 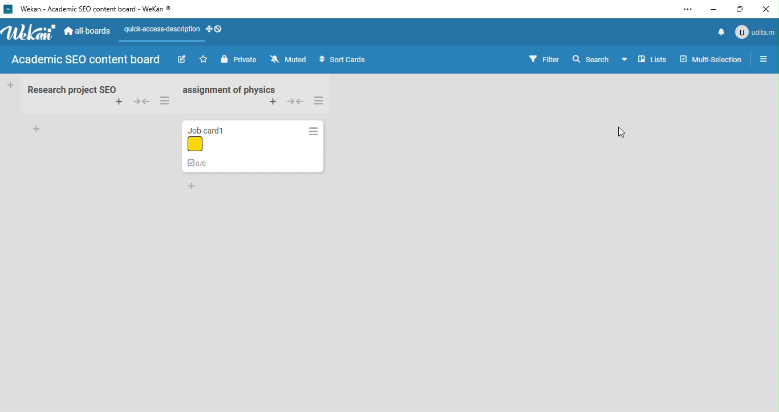 What do you see at coordinates (37, 130) in the screenshot?
I see `add` at bounding box center [37, 130].